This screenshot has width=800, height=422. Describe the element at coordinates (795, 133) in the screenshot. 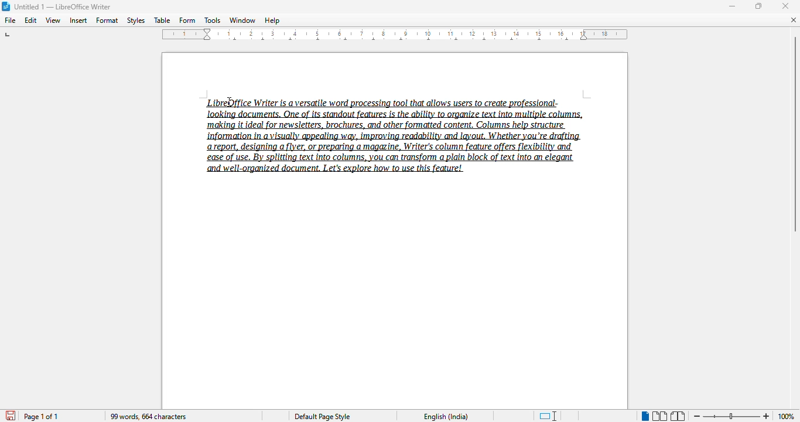

I see `vertical scroll bar` at that location.